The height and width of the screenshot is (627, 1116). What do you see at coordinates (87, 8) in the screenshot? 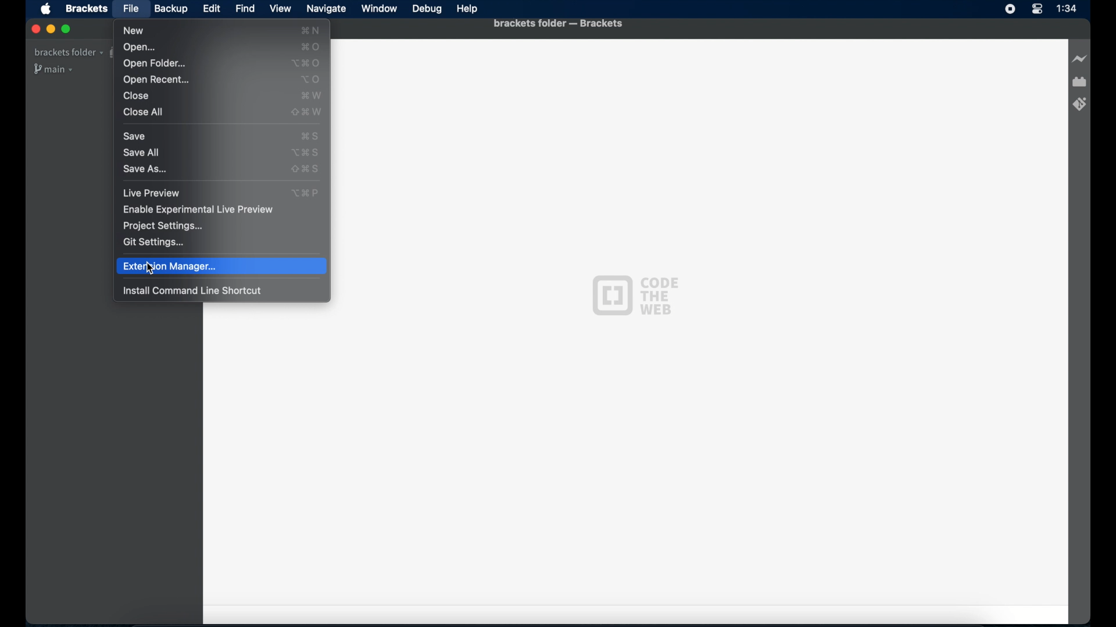
I see `Brackets` at bounding box center [87, 8].